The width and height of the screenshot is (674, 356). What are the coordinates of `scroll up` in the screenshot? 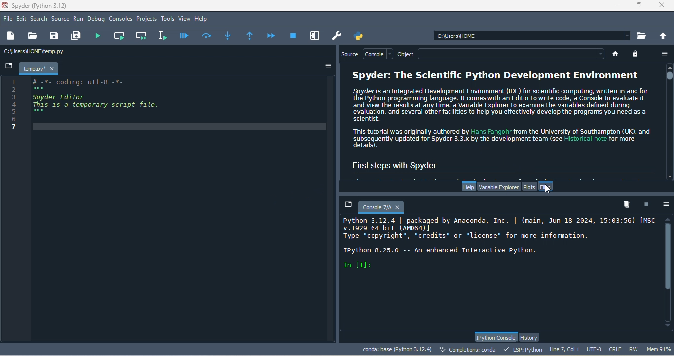 It's located at (670, 67).